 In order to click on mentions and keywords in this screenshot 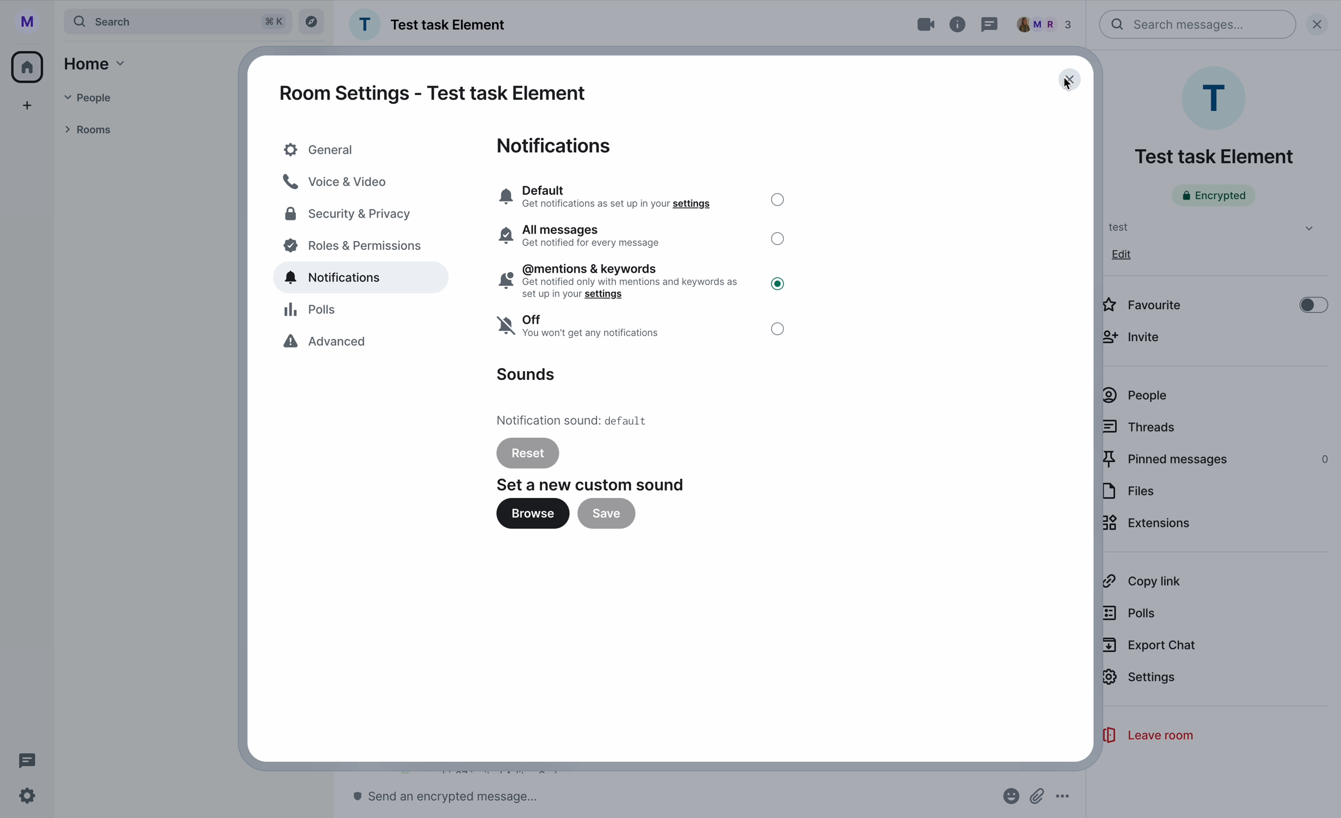, I will do `click(643, 281)`.